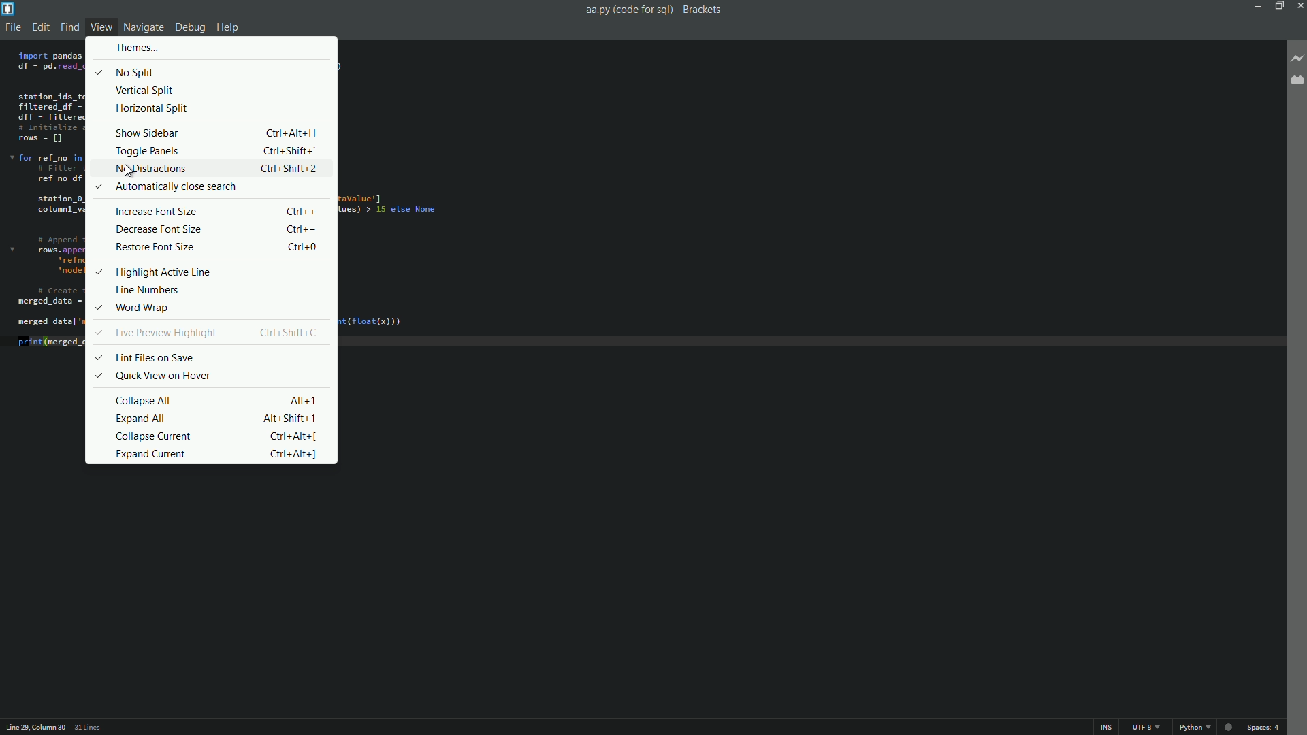 This screenshot has height=735, width=1307. What do you see at coordinates (215, 291) in the screenshot?
I see `line numbers ` at bounding box center [215, 291].